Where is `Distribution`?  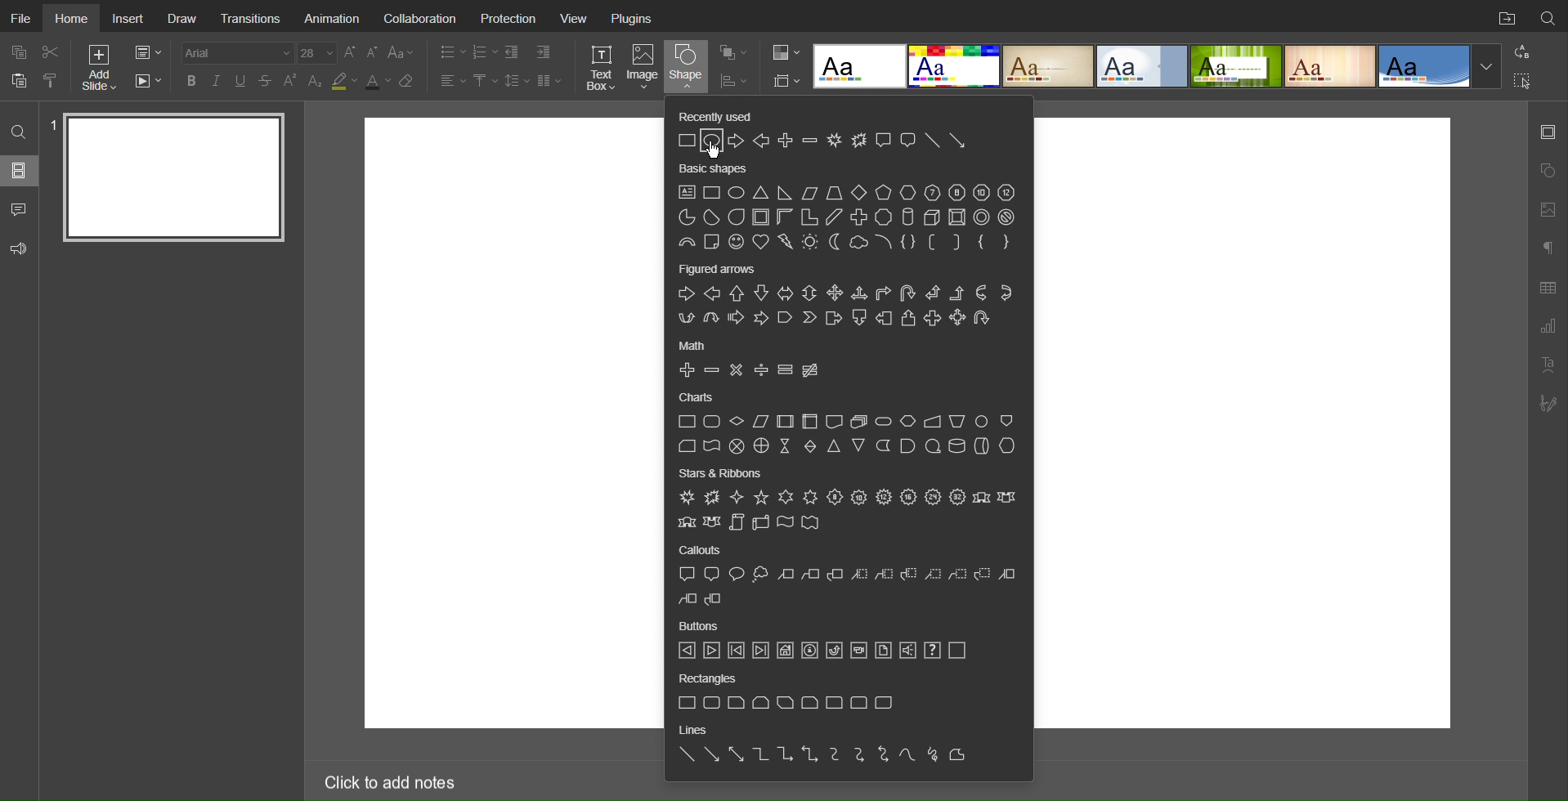 Distribution is located at coordinates (733, 79).